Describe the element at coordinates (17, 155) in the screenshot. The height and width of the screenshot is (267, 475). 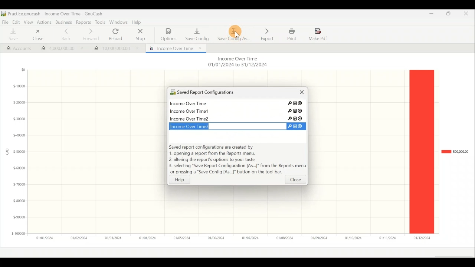
I see `y-axis (amount in CAD)` at that location.